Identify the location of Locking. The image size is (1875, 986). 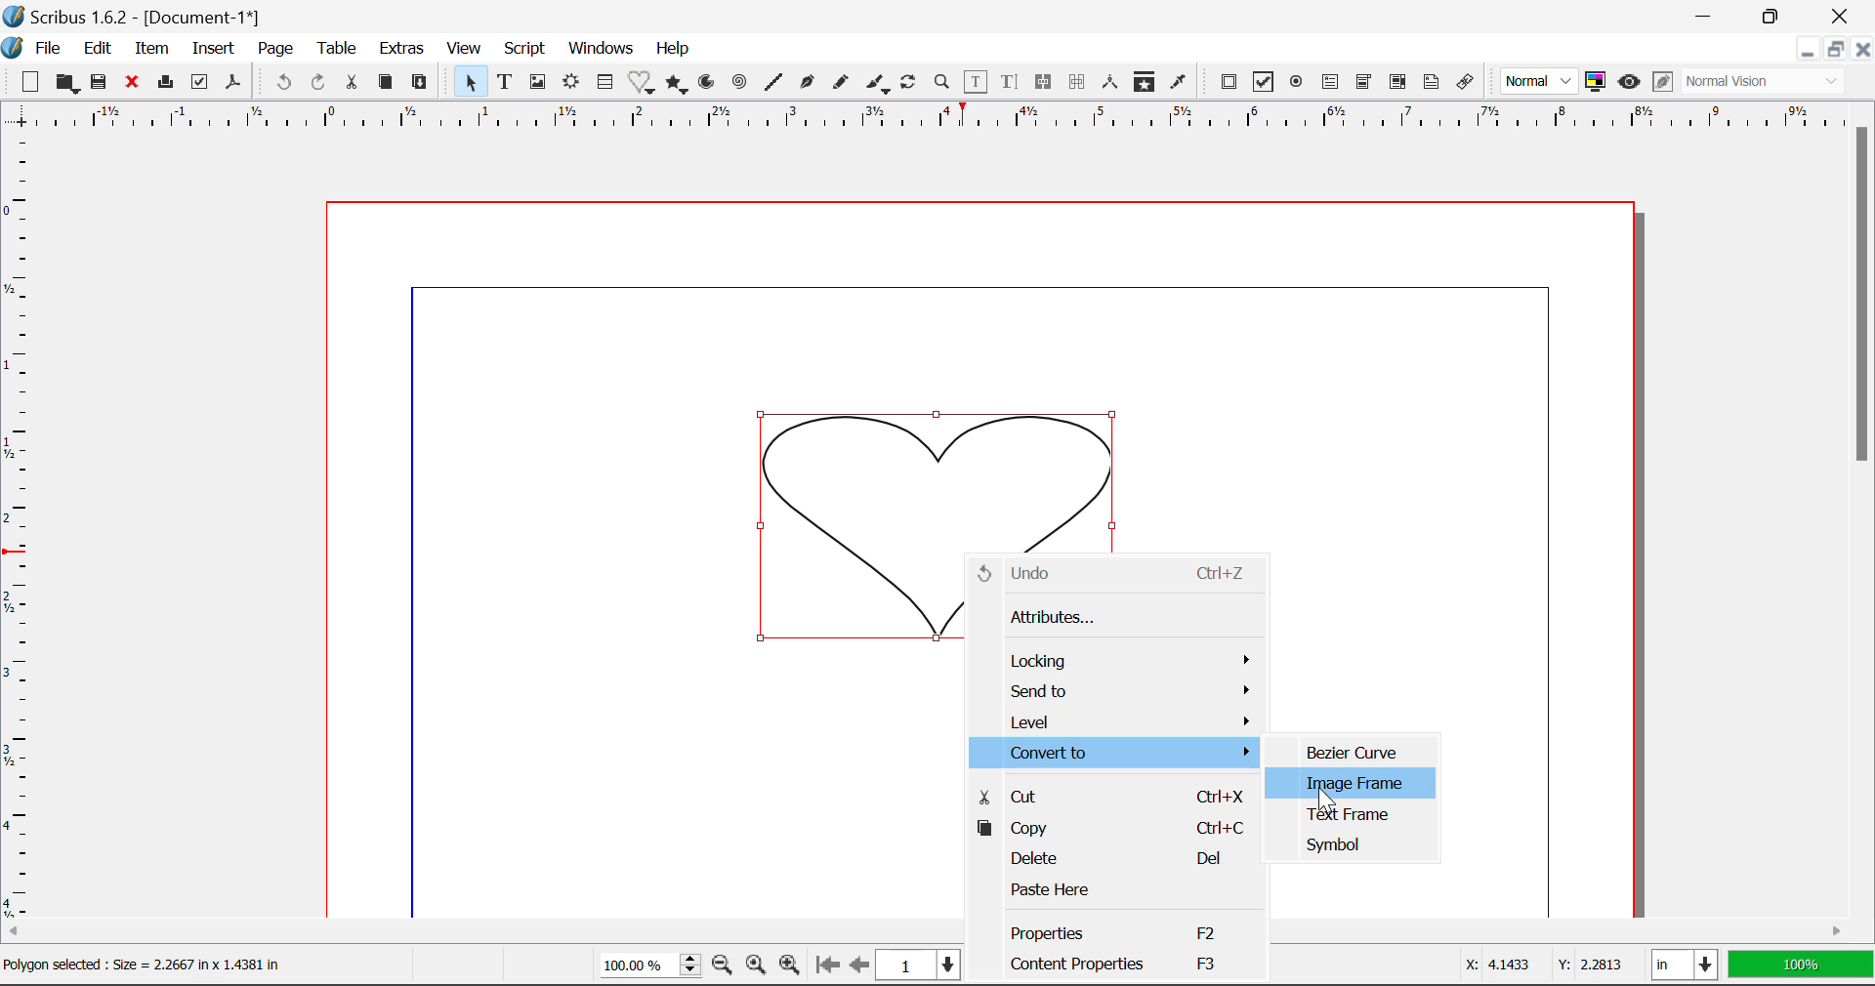
(1120, 661).